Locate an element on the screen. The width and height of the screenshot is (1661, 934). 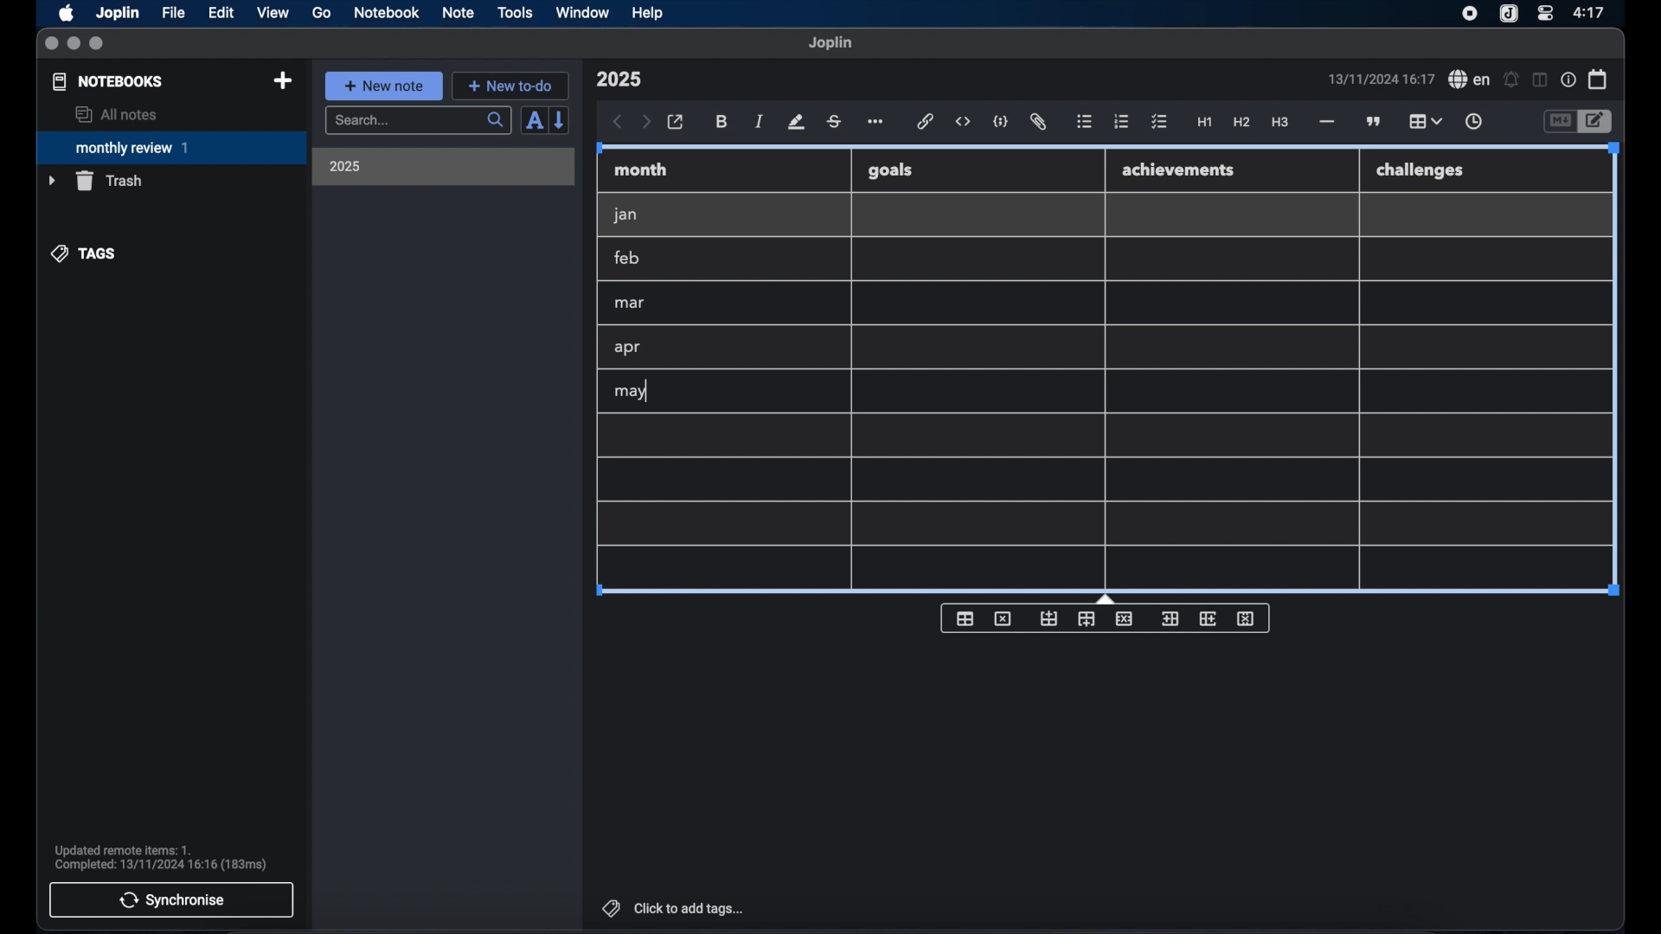
monthly review is located at coordinates (171, 146).